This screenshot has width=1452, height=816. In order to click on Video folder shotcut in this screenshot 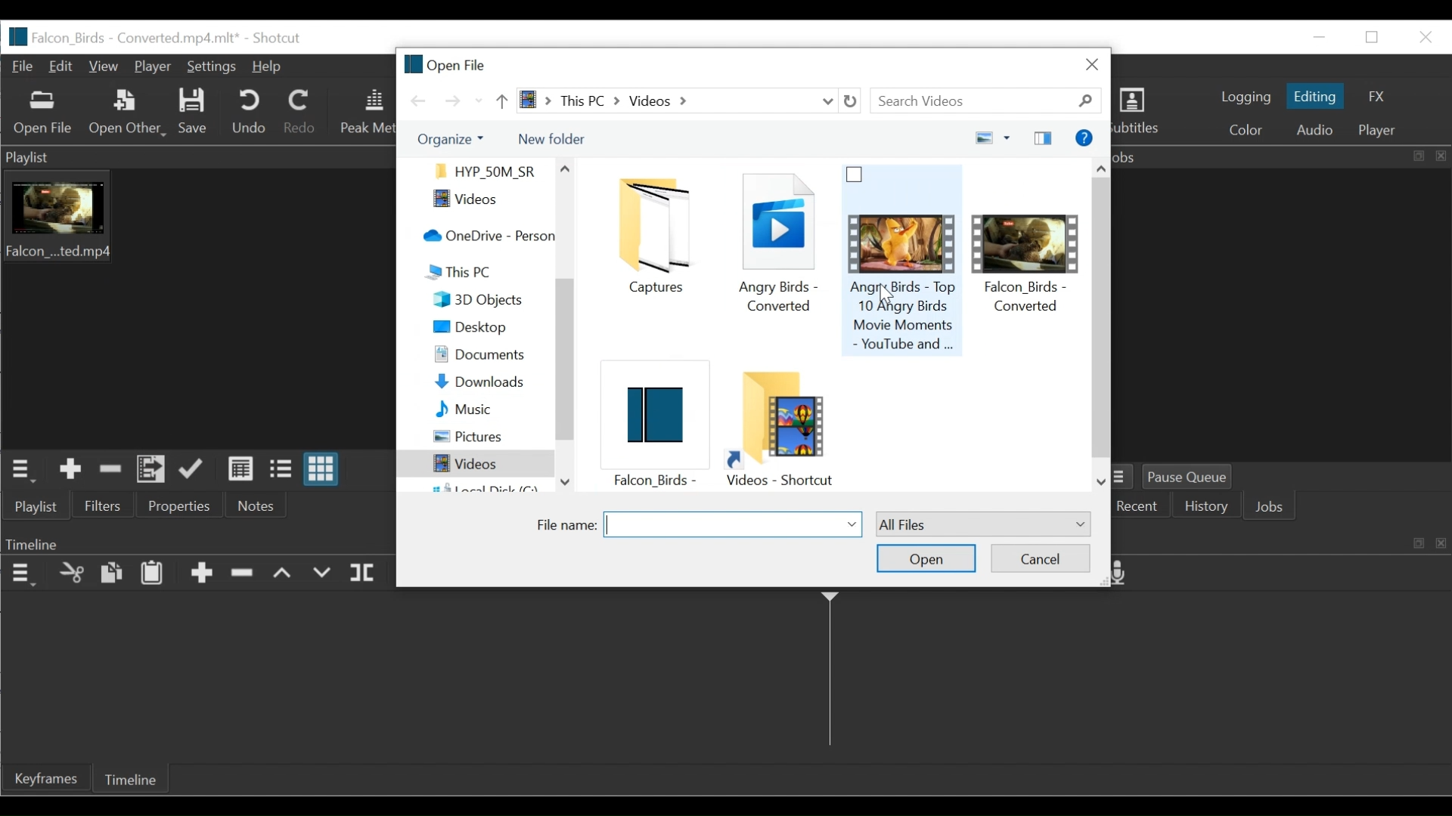, I will do `click(780, 428)`.